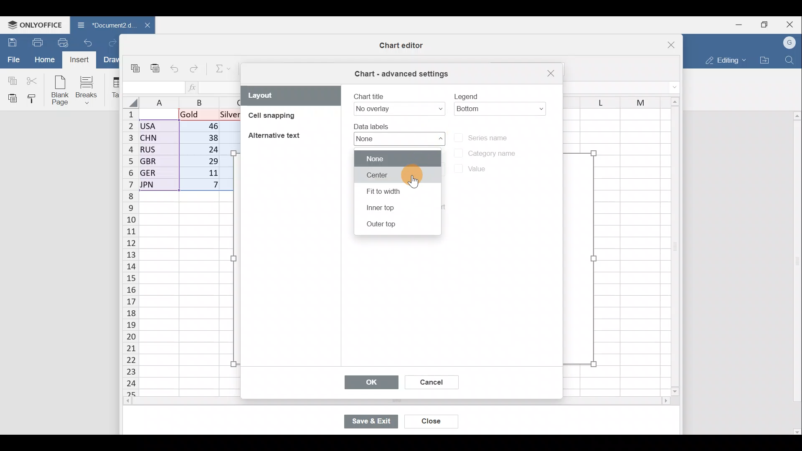 This screenshot has height=451, width=802. What do you see at coordinates (470, 170) in the screenshot?
I see `Value` at bounding box center [470, 170].